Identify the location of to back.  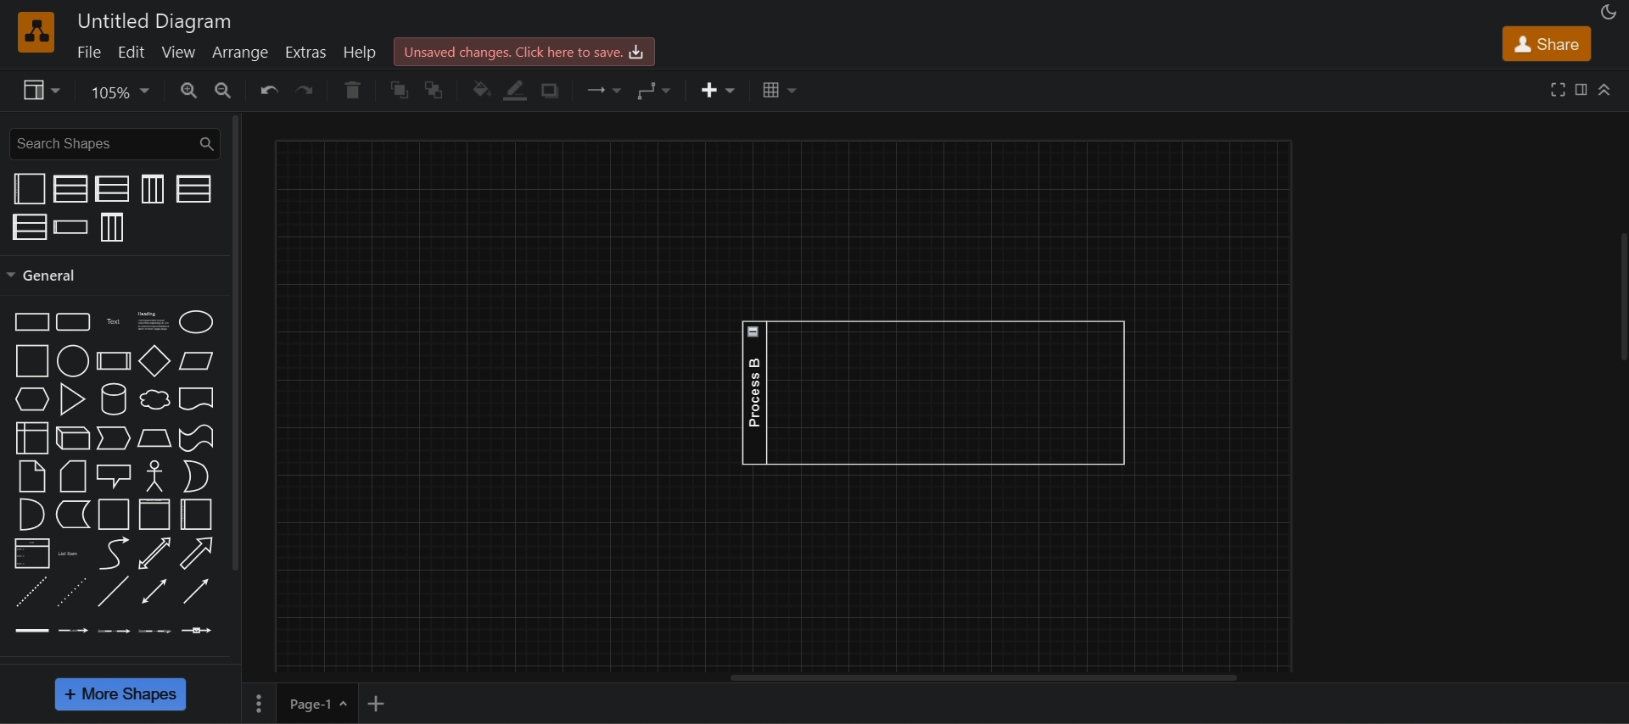
(436, 90).